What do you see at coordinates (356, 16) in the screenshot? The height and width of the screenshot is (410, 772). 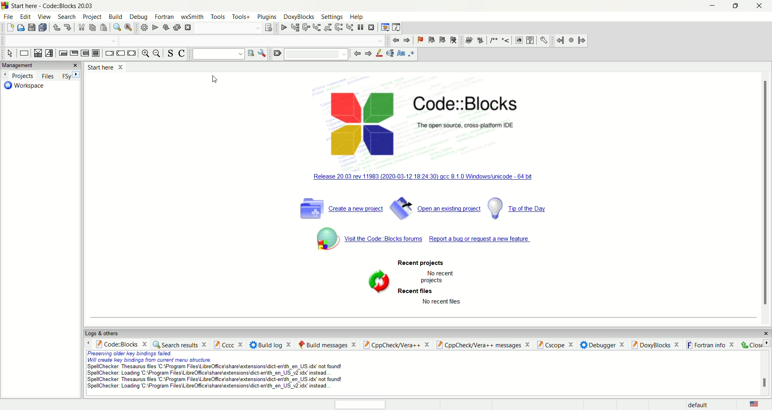 I see `help` at bounding box center [356, 16].